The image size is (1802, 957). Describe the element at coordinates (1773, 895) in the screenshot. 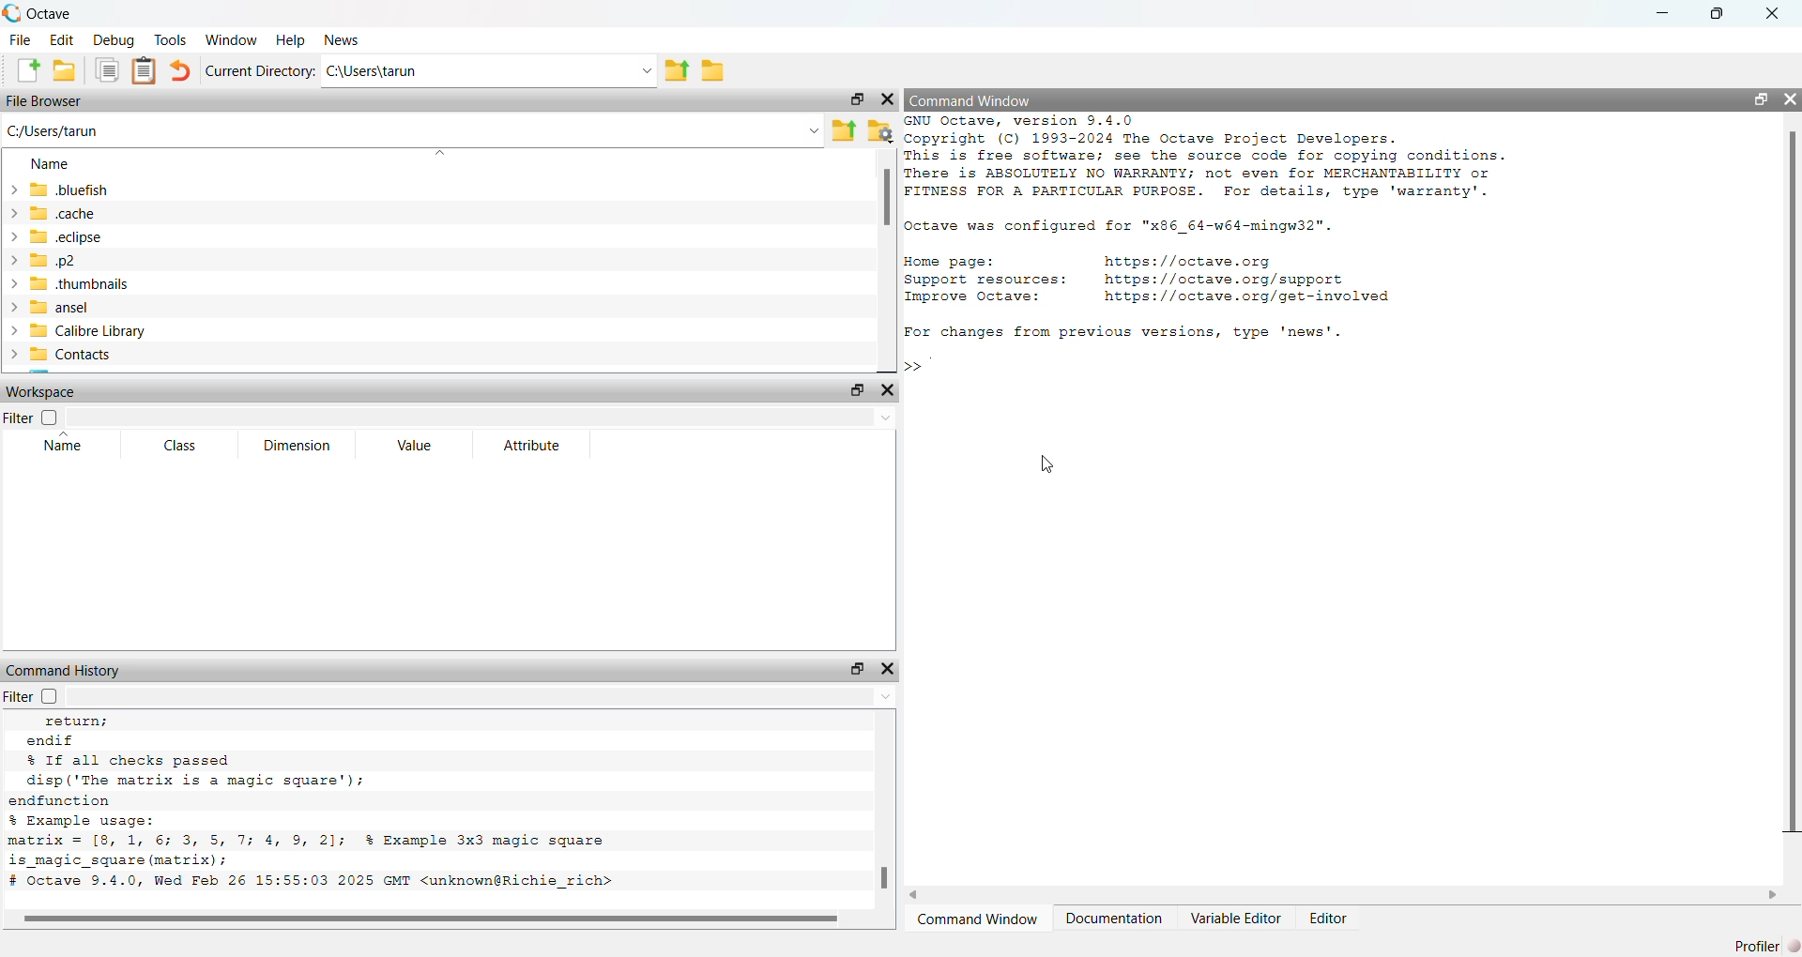

I see `scroll right` at that location.